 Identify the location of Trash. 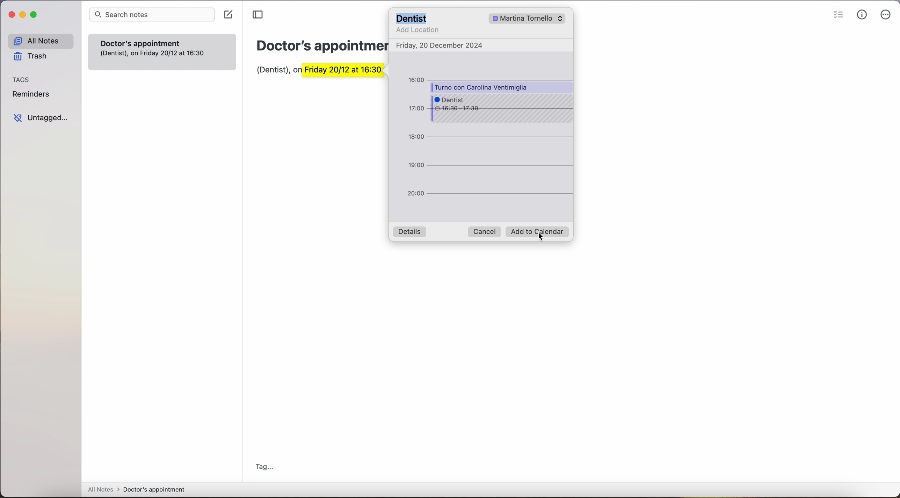
(35, 56).